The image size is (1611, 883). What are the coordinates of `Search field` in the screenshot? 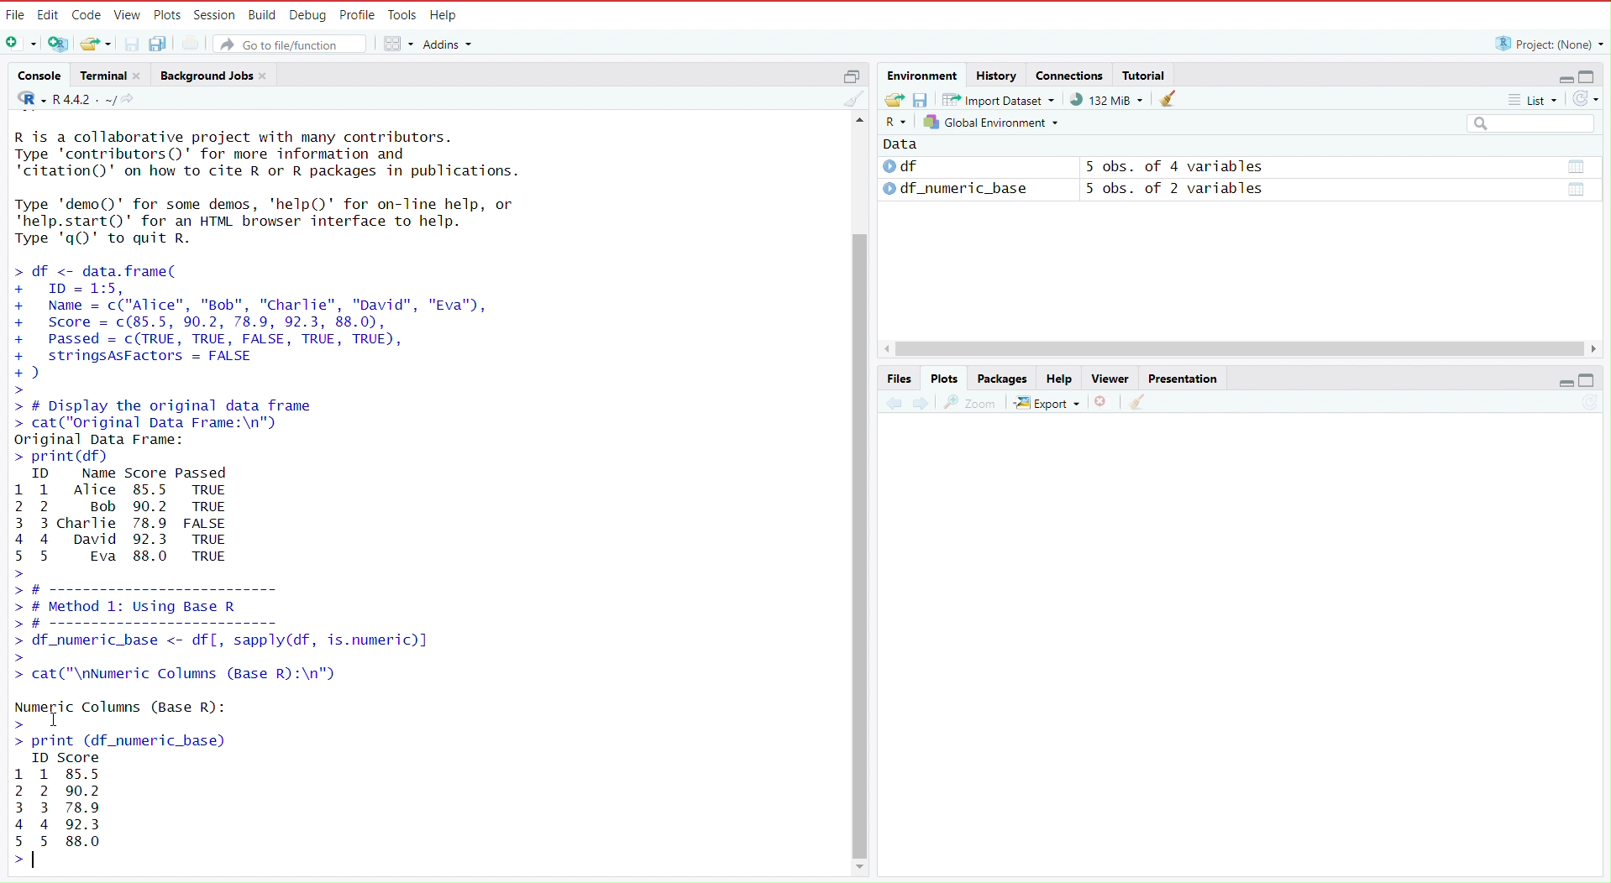 It's located at (1533, 122).